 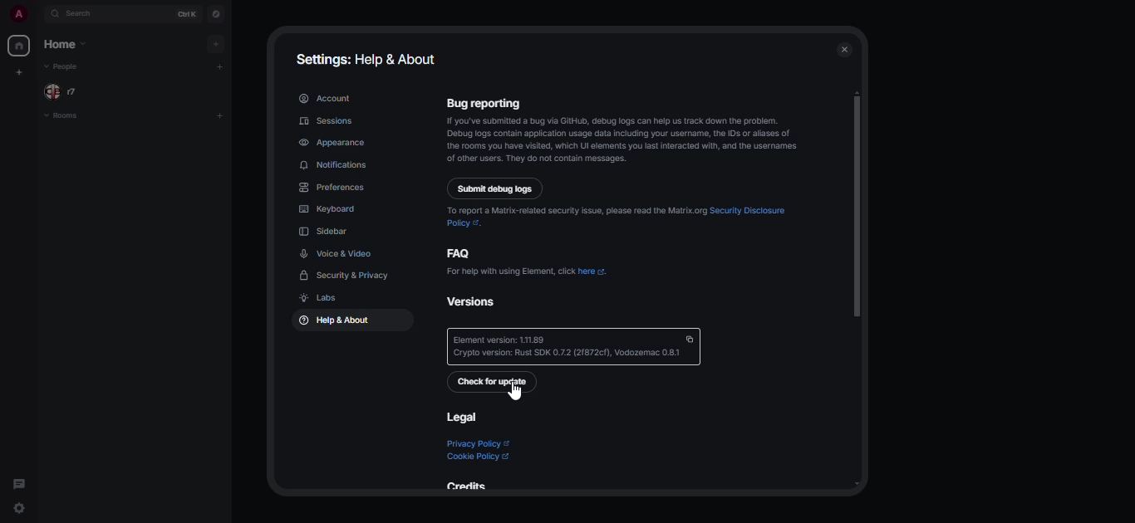 I want to click on threads, so click(x=19, y=482).